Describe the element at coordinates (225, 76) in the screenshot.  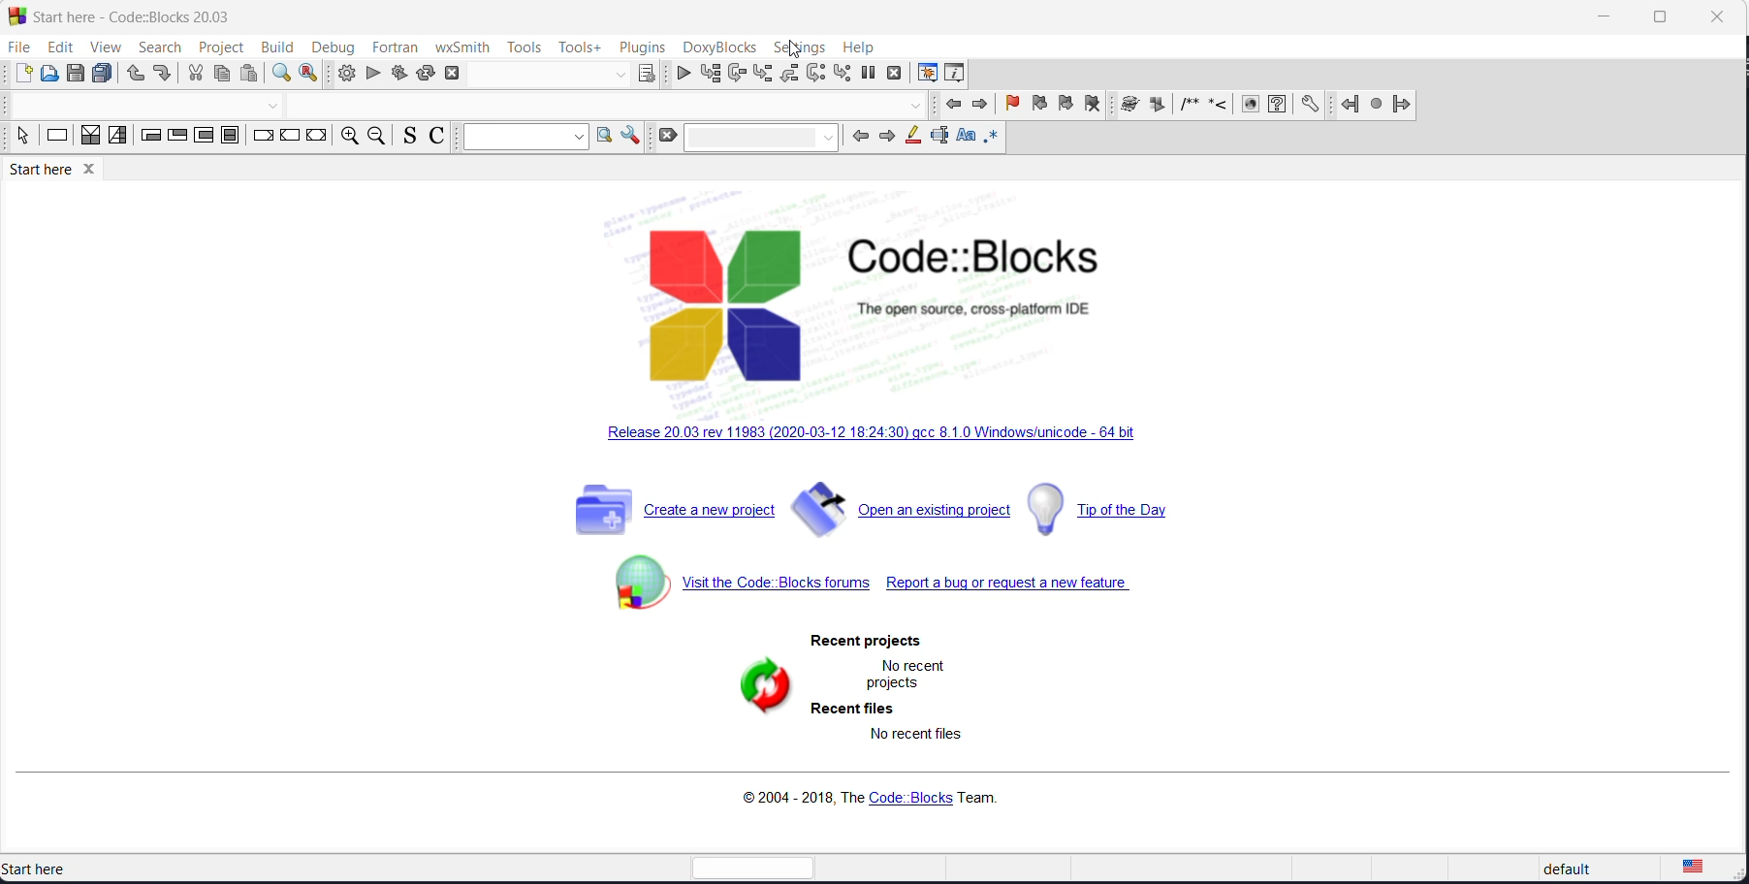
I see `copy` at that location.